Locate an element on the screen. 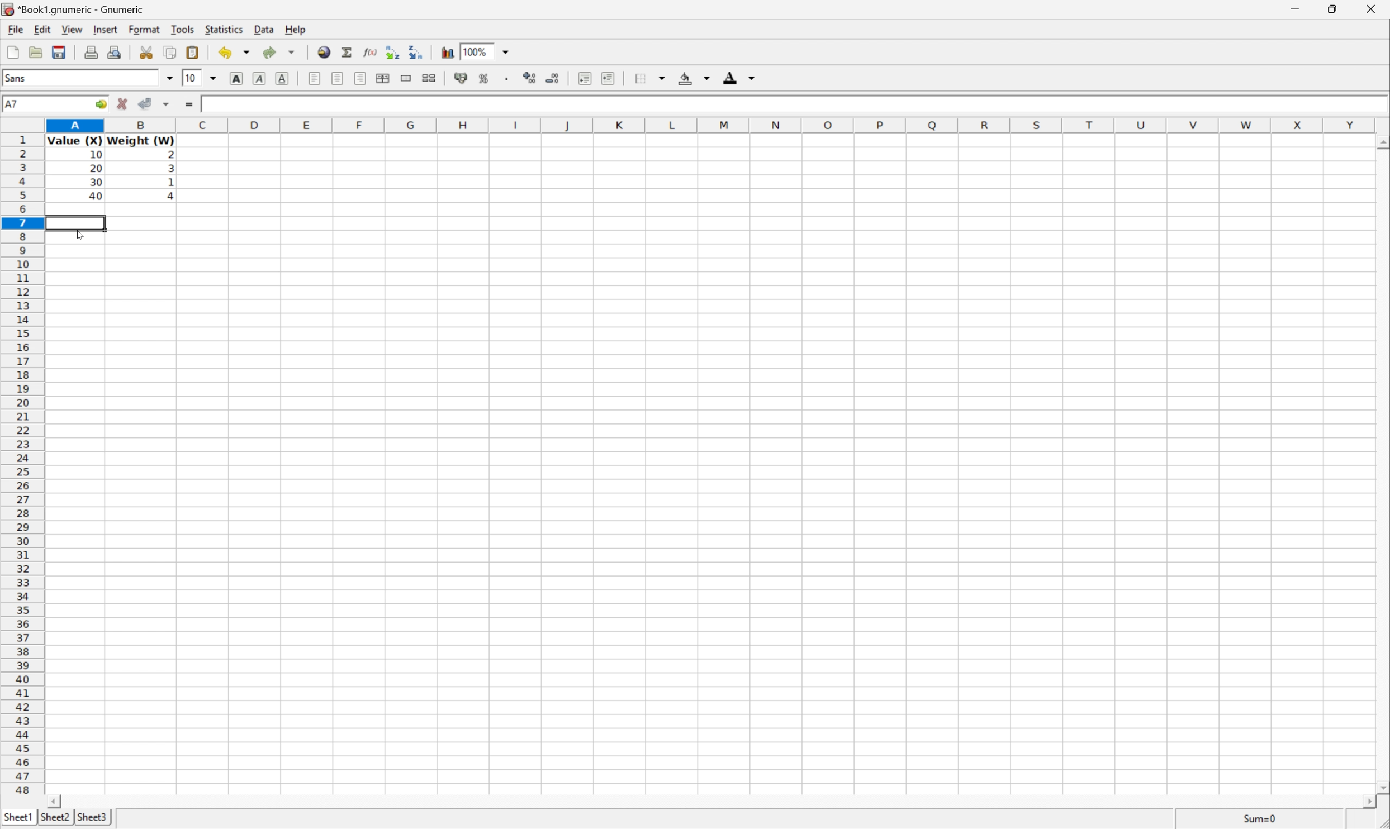 This screenshot has height=829, width=1390. Create a workbook is located at coordinates (11, 53).